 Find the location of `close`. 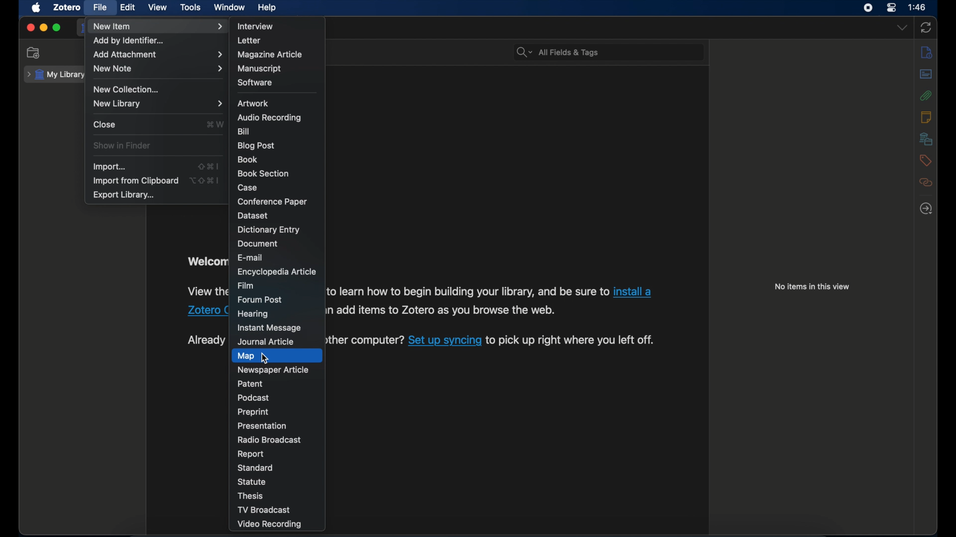

close is located at coordinates (105, 124).